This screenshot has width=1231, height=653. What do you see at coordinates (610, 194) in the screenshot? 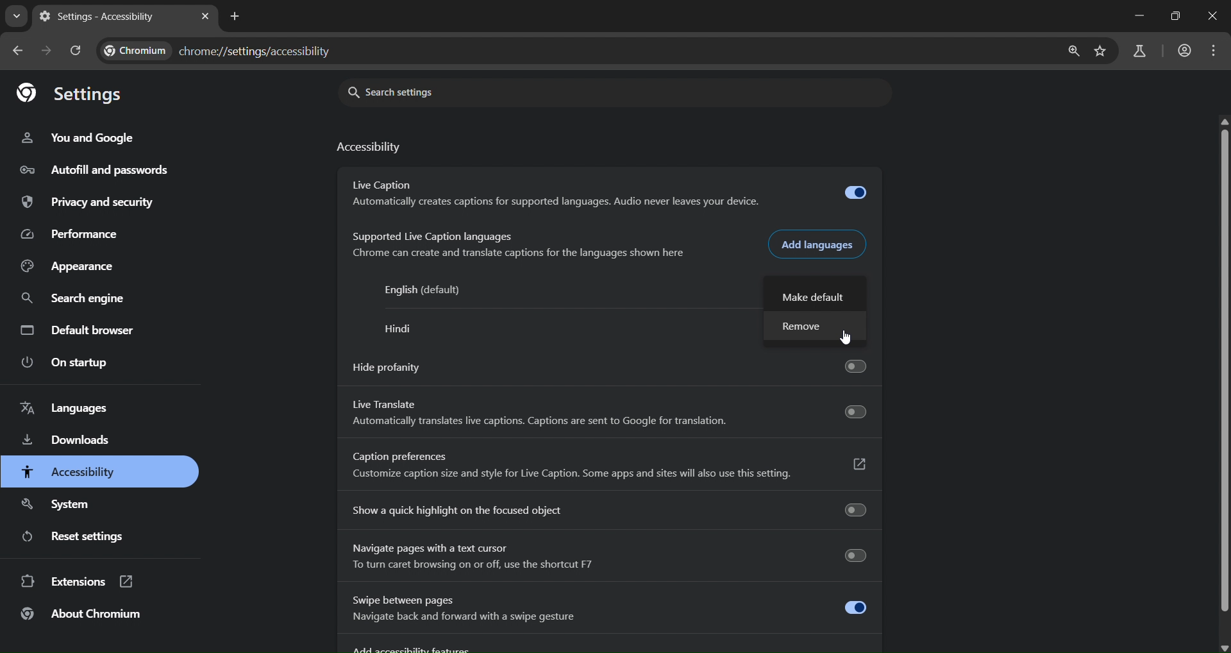
I see `Live Caption
Automatically creates captions for supported languages. Audio never leaves your device.` at bounding box center [610, 194].